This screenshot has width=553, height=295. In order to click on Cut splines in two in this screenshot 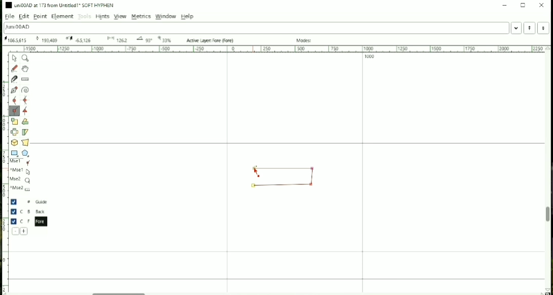, I will do `click(14, 79)`.